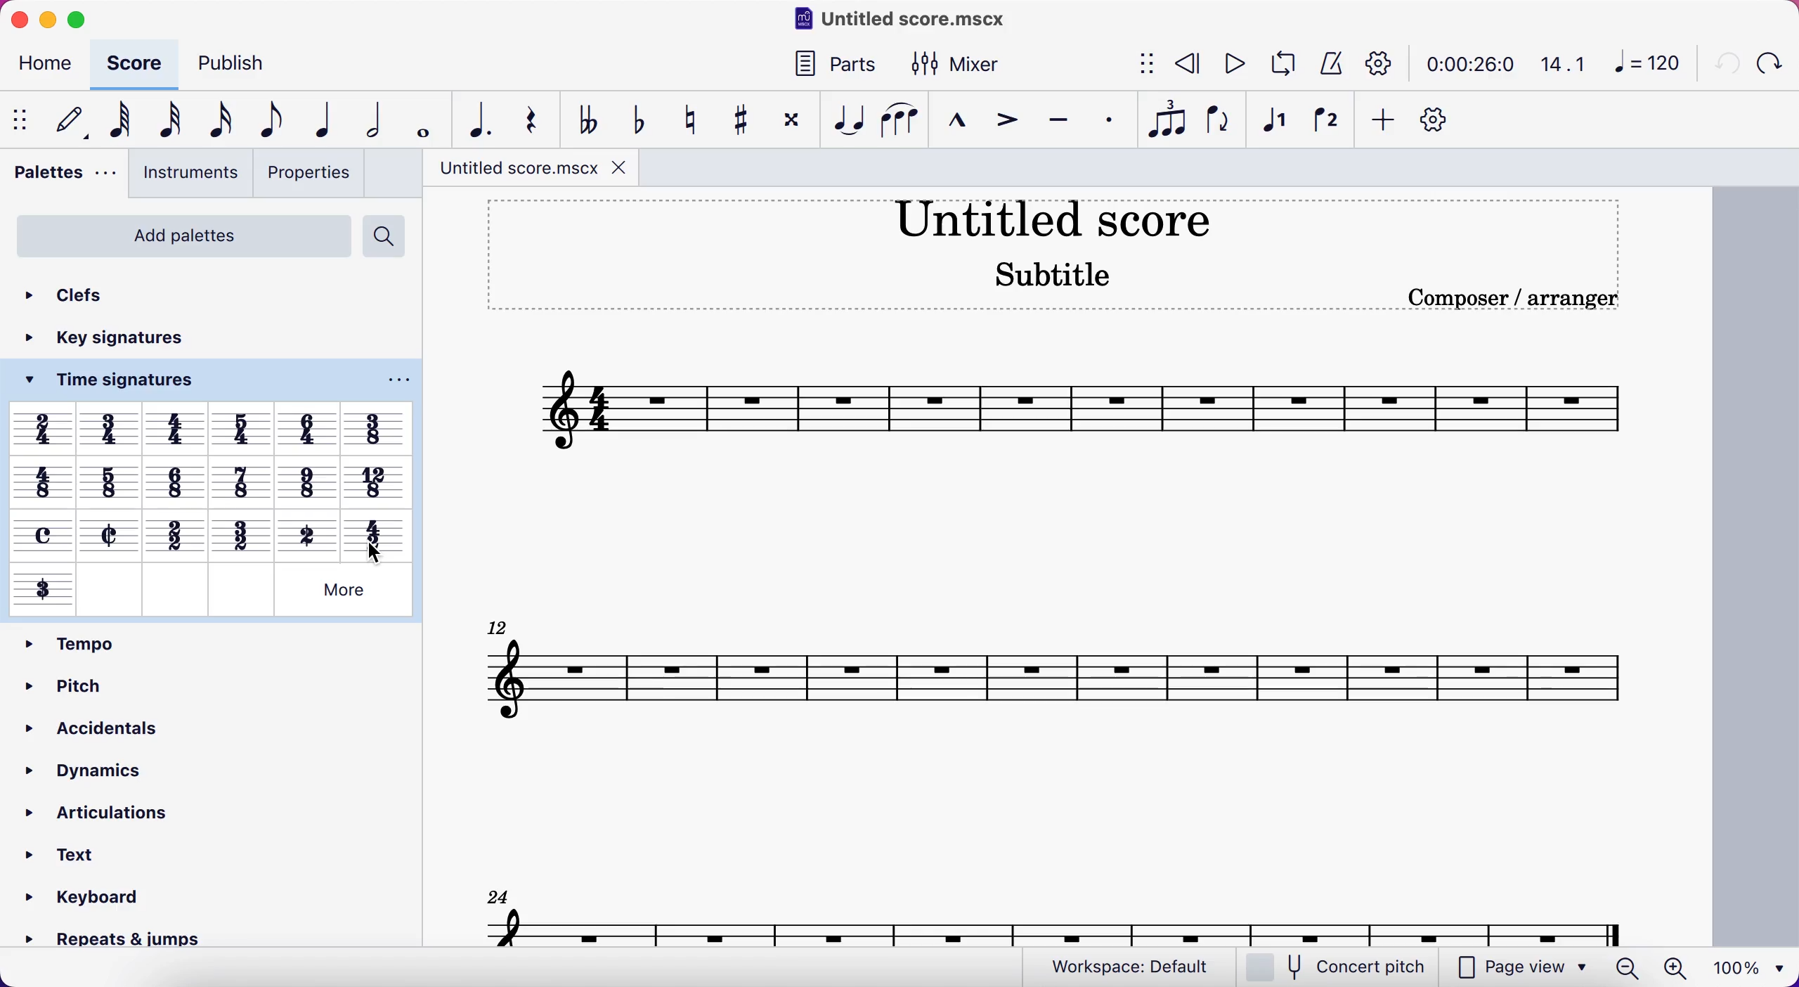 This screenshot has width=1799, height=987. I want to click on 12, so click(1060, 681).